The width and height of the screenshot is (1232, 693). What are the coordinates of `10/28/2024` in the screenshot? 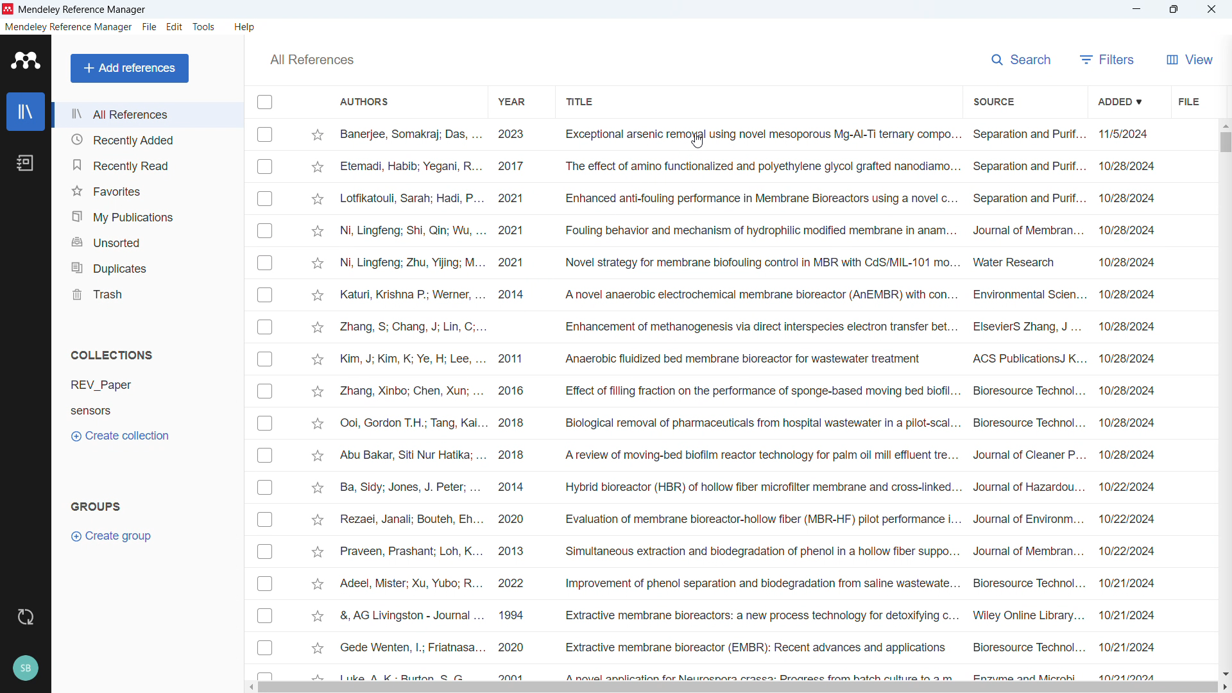 It's located at (1141, 359).